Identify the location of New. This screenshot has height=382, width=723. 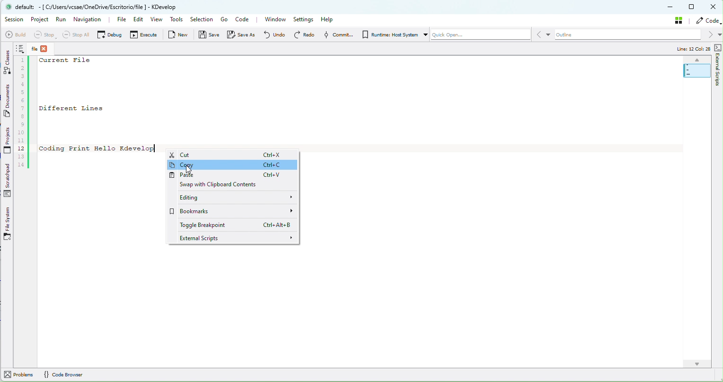
(180, 35).